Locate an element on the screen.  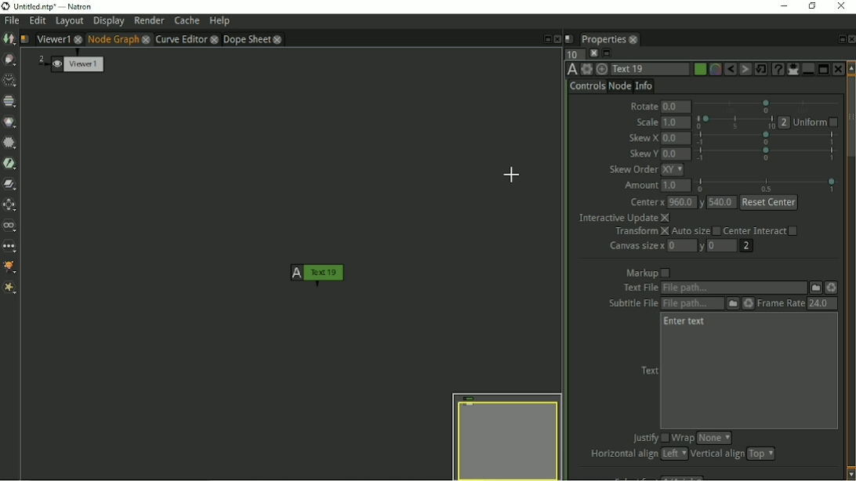
Justify is located at coordinates (649, 438).